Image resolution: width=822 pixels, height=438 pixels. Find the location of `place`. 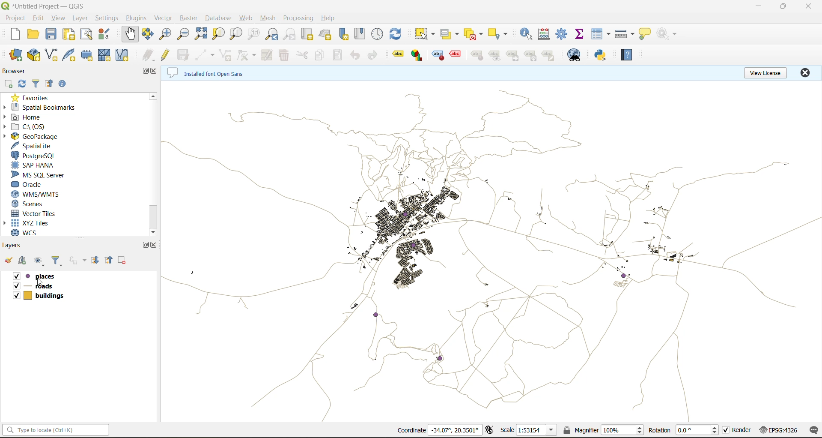

place is located at coordinates (41, 276).